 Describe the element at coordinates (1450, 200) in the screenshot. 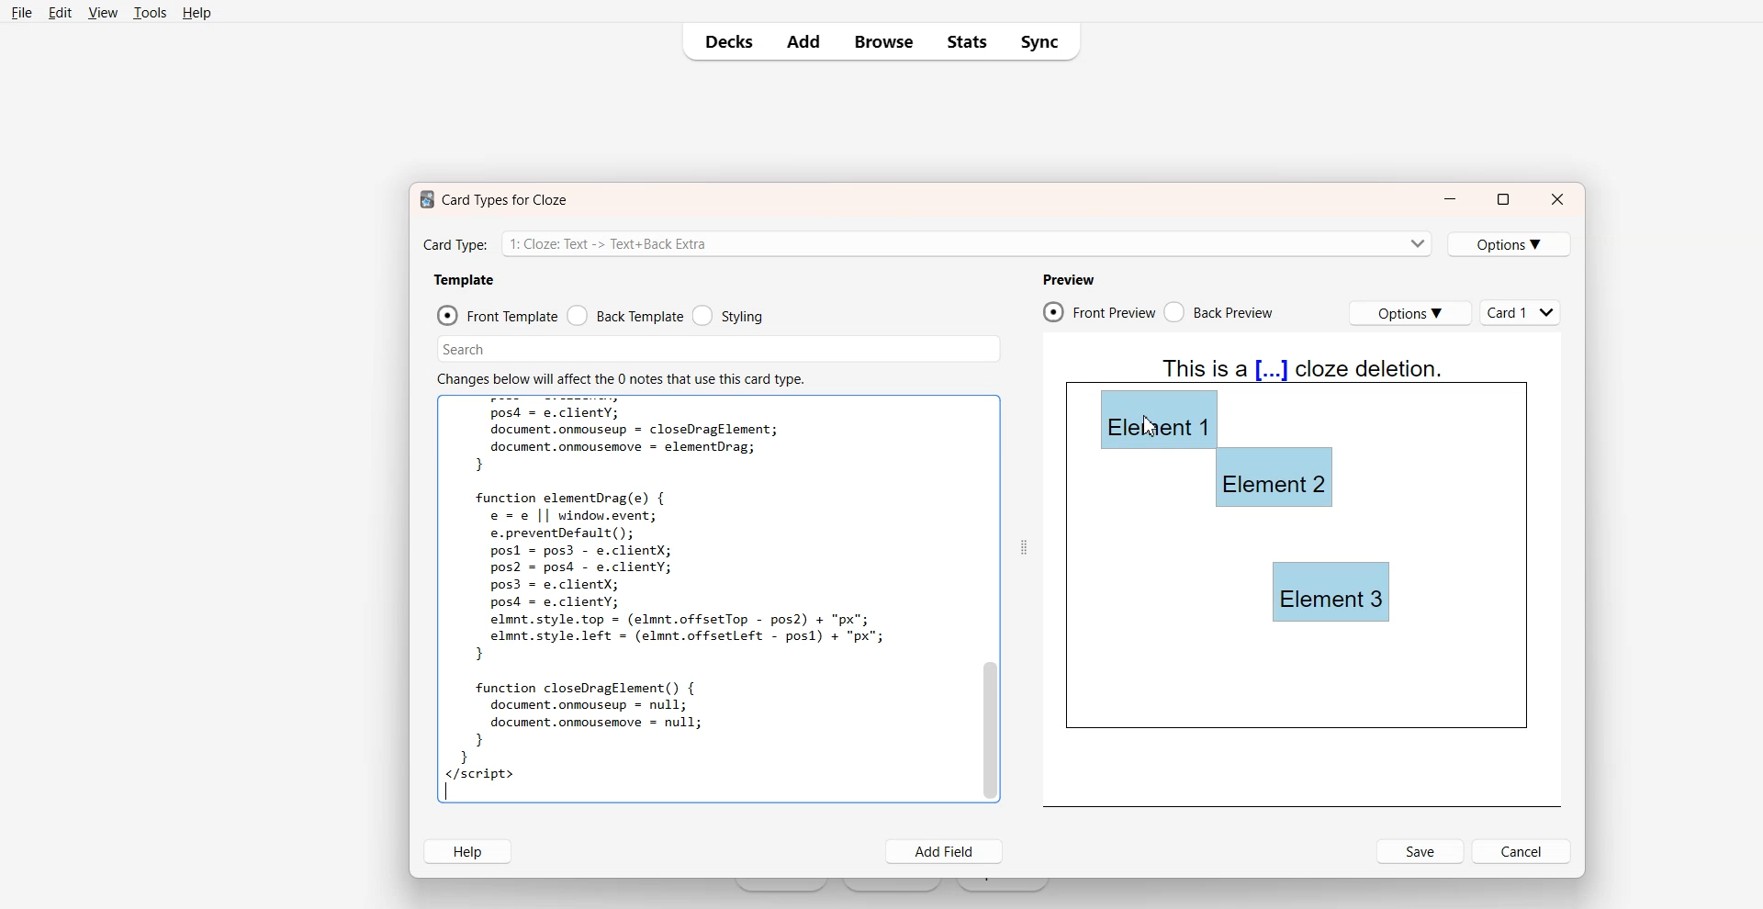

I see `Minimize` at that location.